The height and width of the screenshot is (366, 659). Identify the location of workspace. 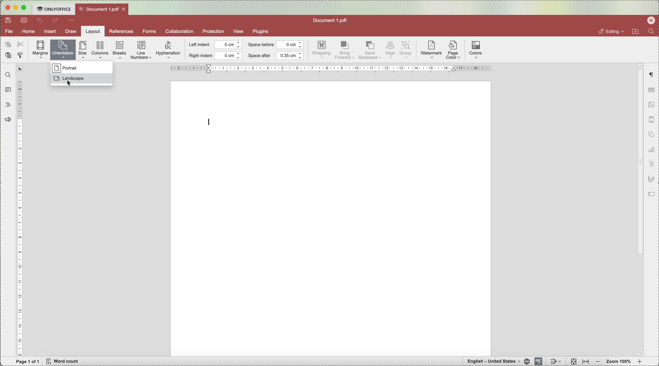
(331, 218).